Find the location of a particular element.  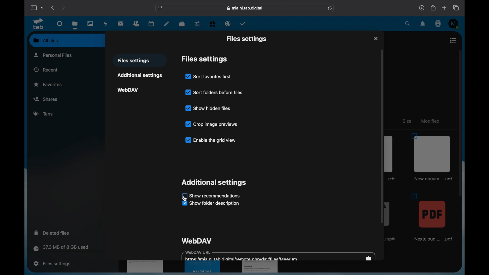

webdav is located at coordinates (197, 241).